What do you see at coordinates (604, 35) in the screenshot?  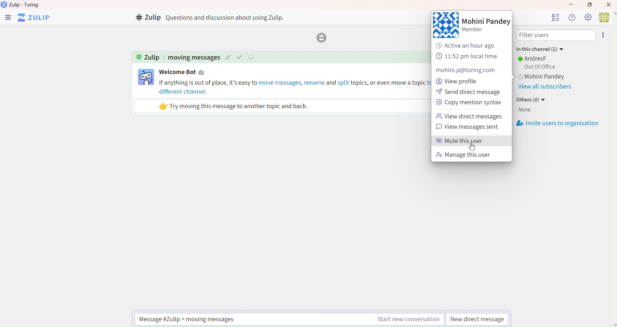 I see `menu` at bounding box center [604, 35].